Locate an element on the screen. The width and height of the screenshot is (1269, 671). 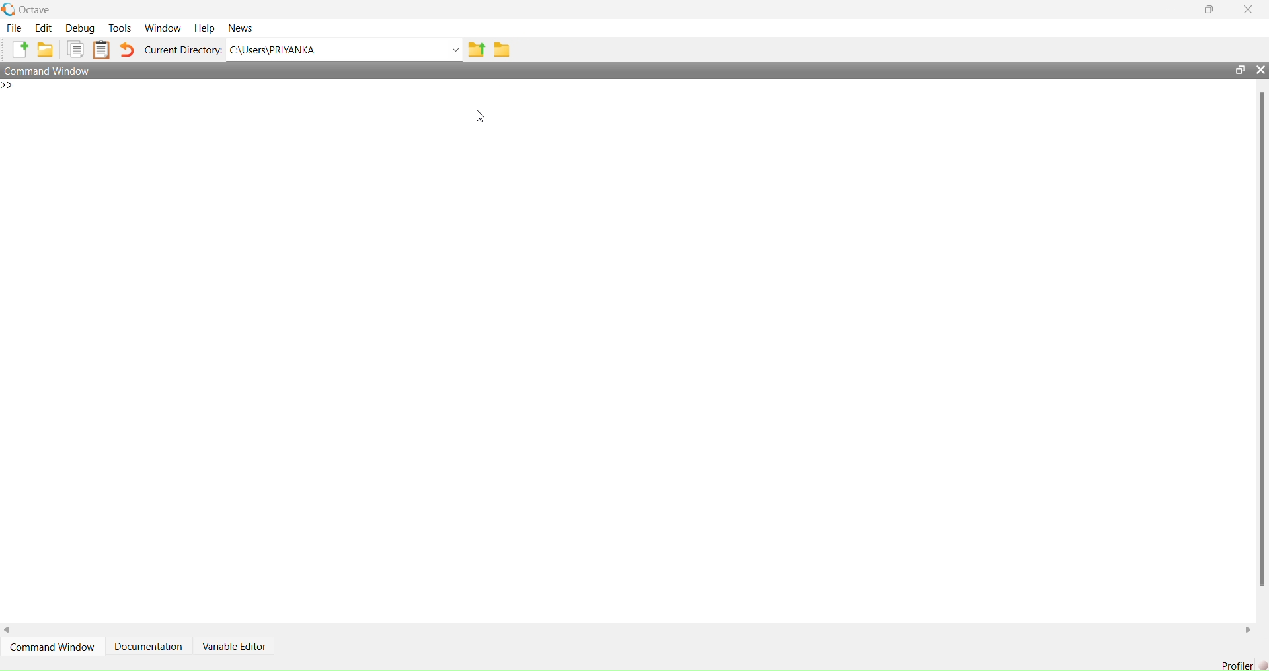
Profiler is located at coordinates (1244, 665).